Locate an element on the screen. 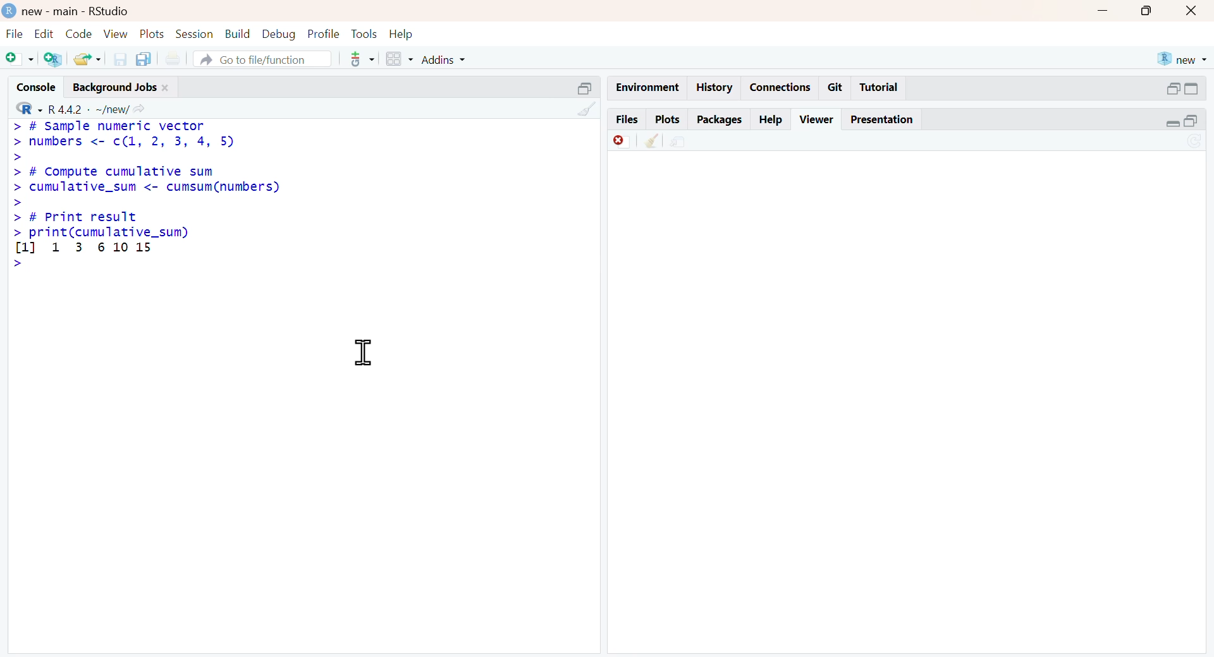  clear console is located at coordinates (653, 140).